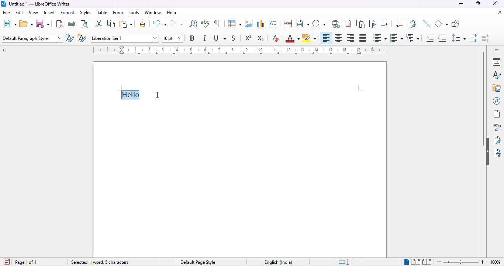  What do you see at coordinates (310, 38) in the screenshot?
I see `character highlighting color` at bounding box center [310, 38].